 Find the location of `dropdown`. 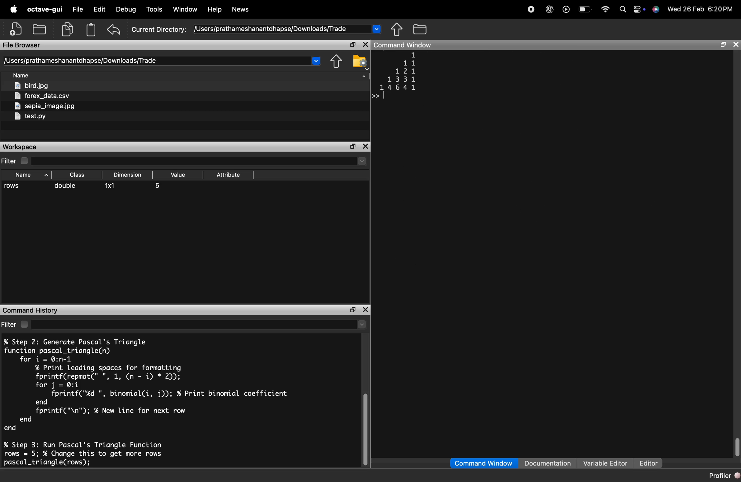

dropdown is located at coordinates (362, 161).